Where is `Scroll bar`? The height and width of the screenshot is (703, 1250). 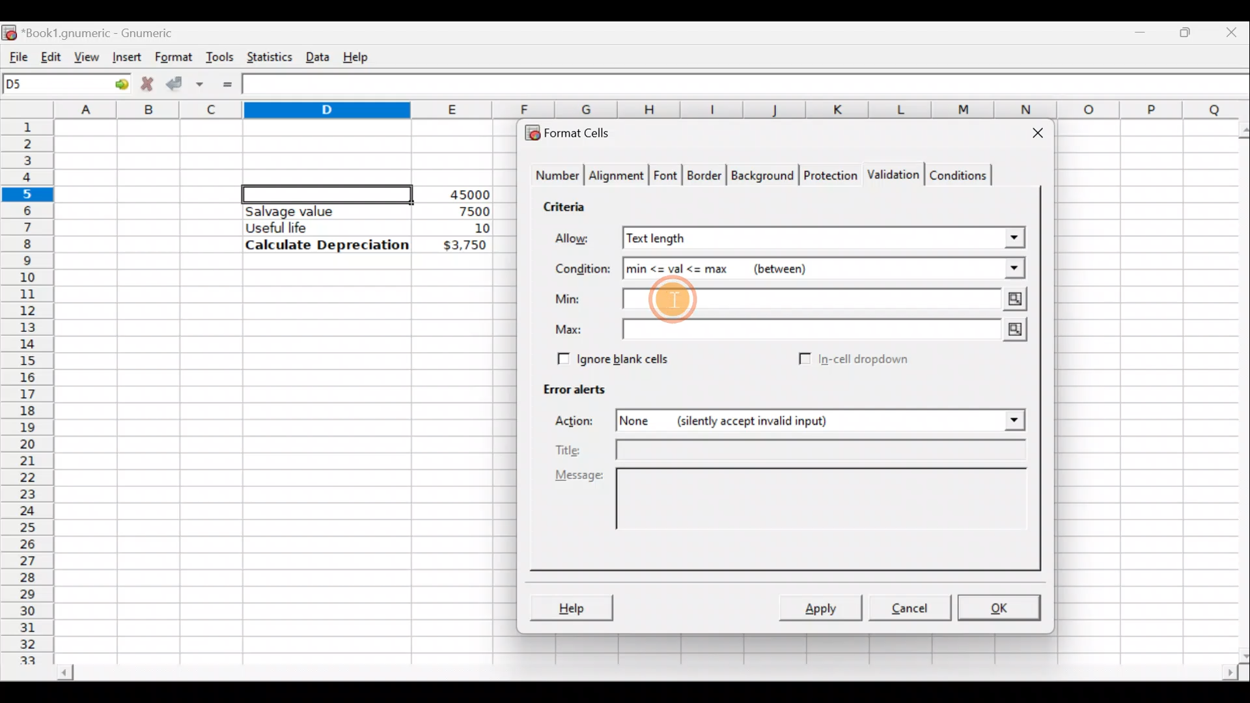 Scroll bar is located at coordinates (1236, 390).